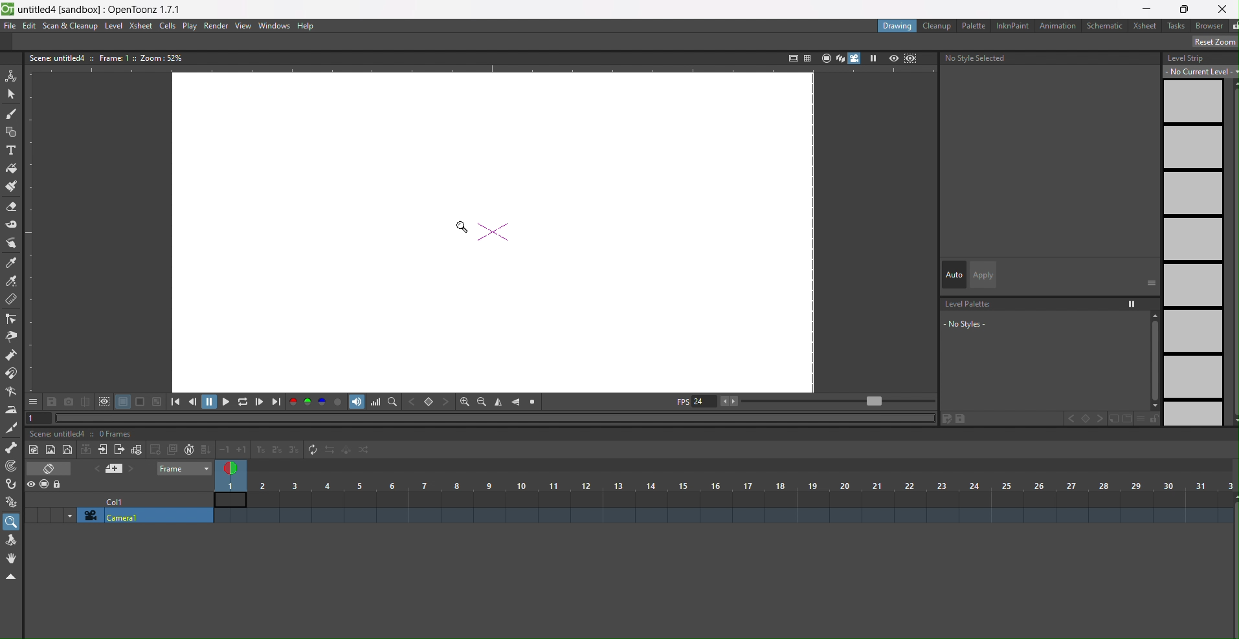 The width and height of the screenshot is (1239, 639). I want to click on style picker tool, so click(14, 243).